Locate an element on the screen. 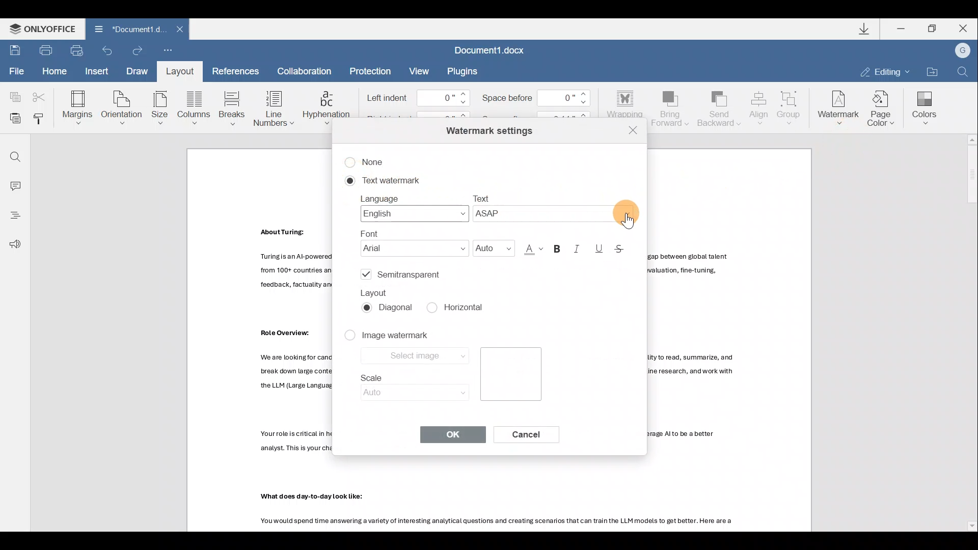  Margins is located at coordinates (79, 105).